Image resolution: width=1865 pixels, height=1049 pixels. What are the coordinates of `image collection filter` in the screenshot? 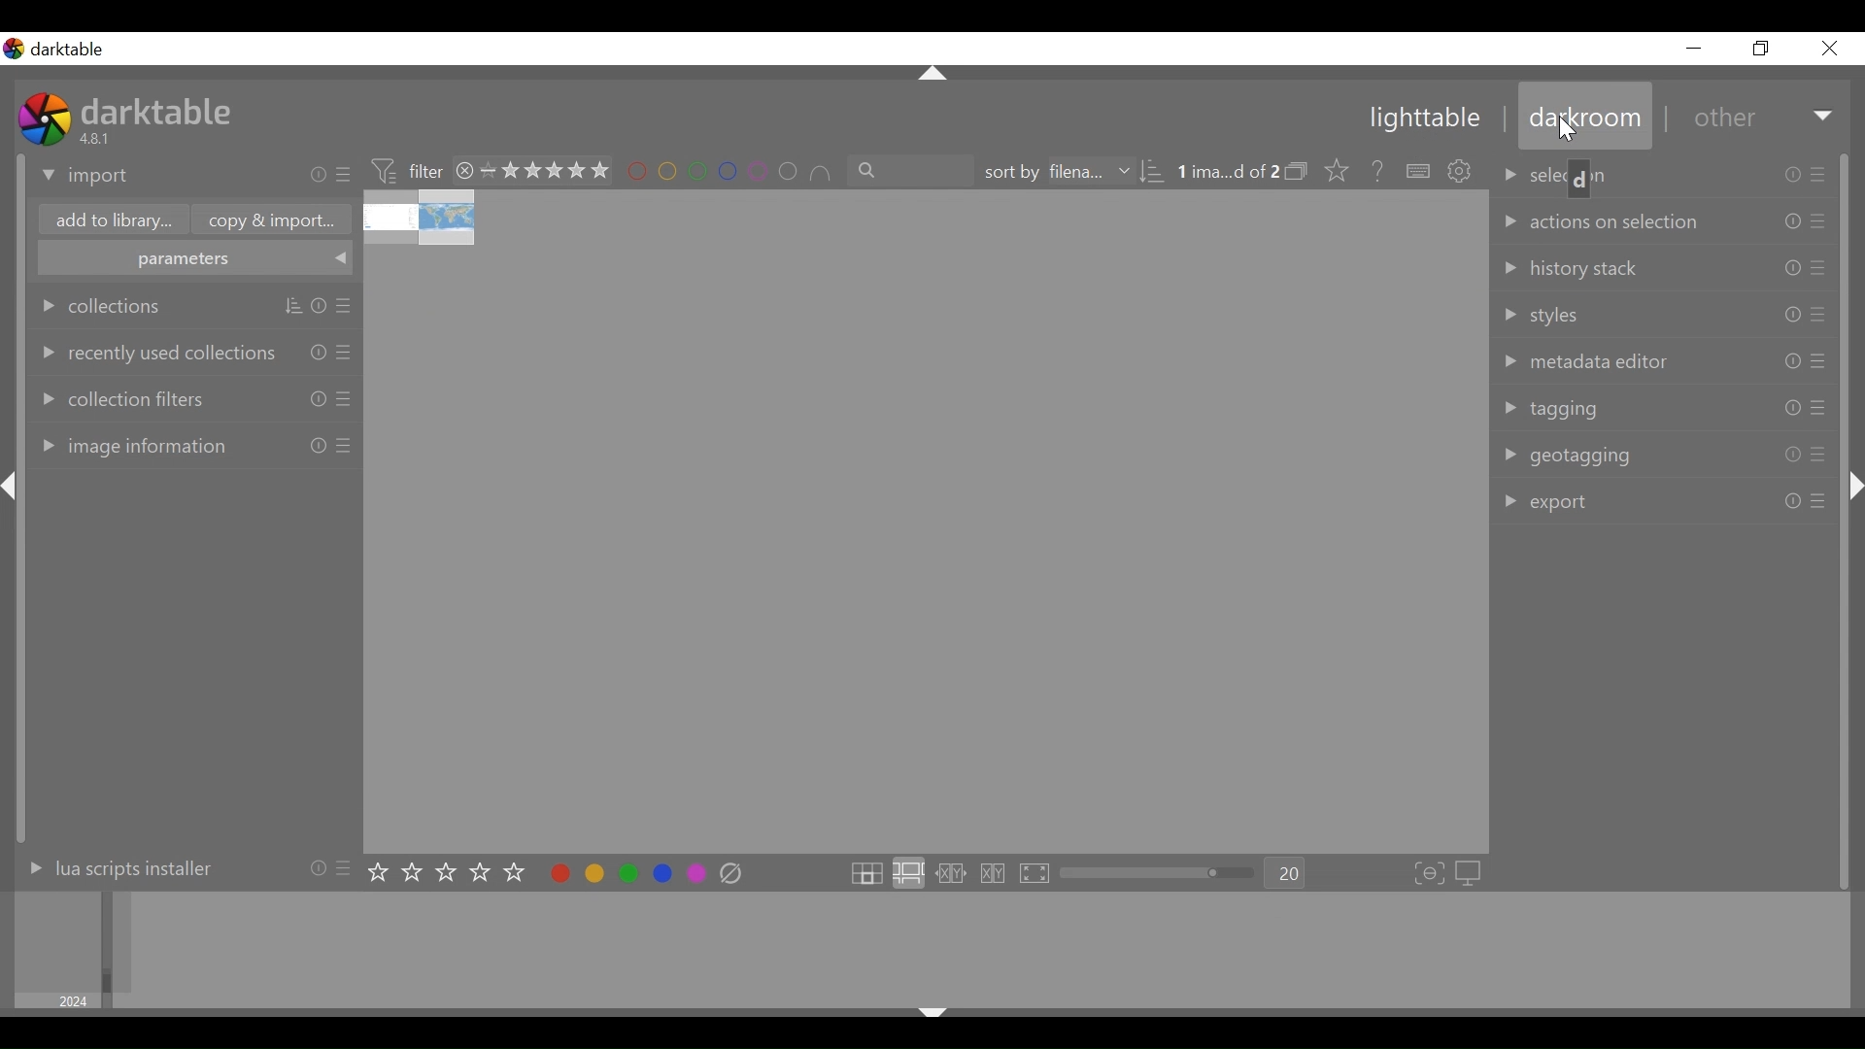 It's located at (939, 951).